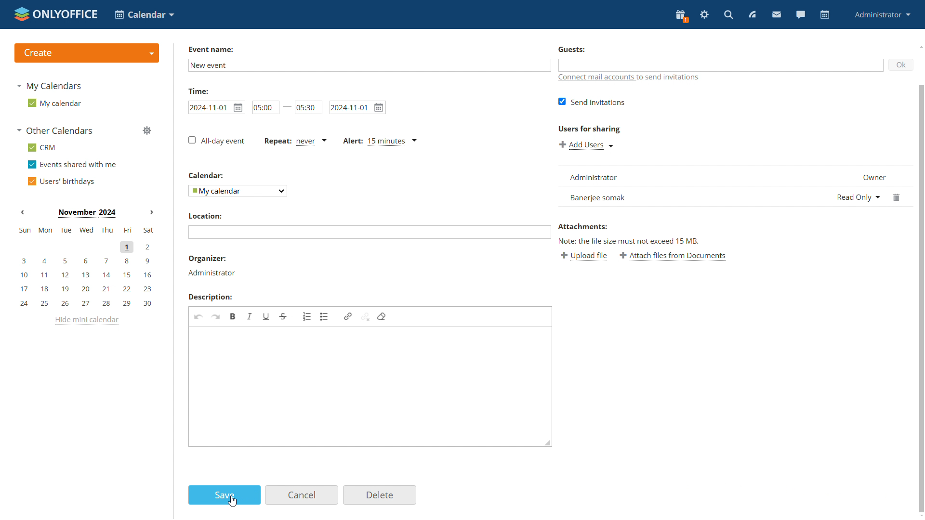 Image resolution: width=925 pixels, height=520 pixels. What do you see at coordinates (147, 131) in the screenshot?
I see `manage` at bounding box center [147, 131].